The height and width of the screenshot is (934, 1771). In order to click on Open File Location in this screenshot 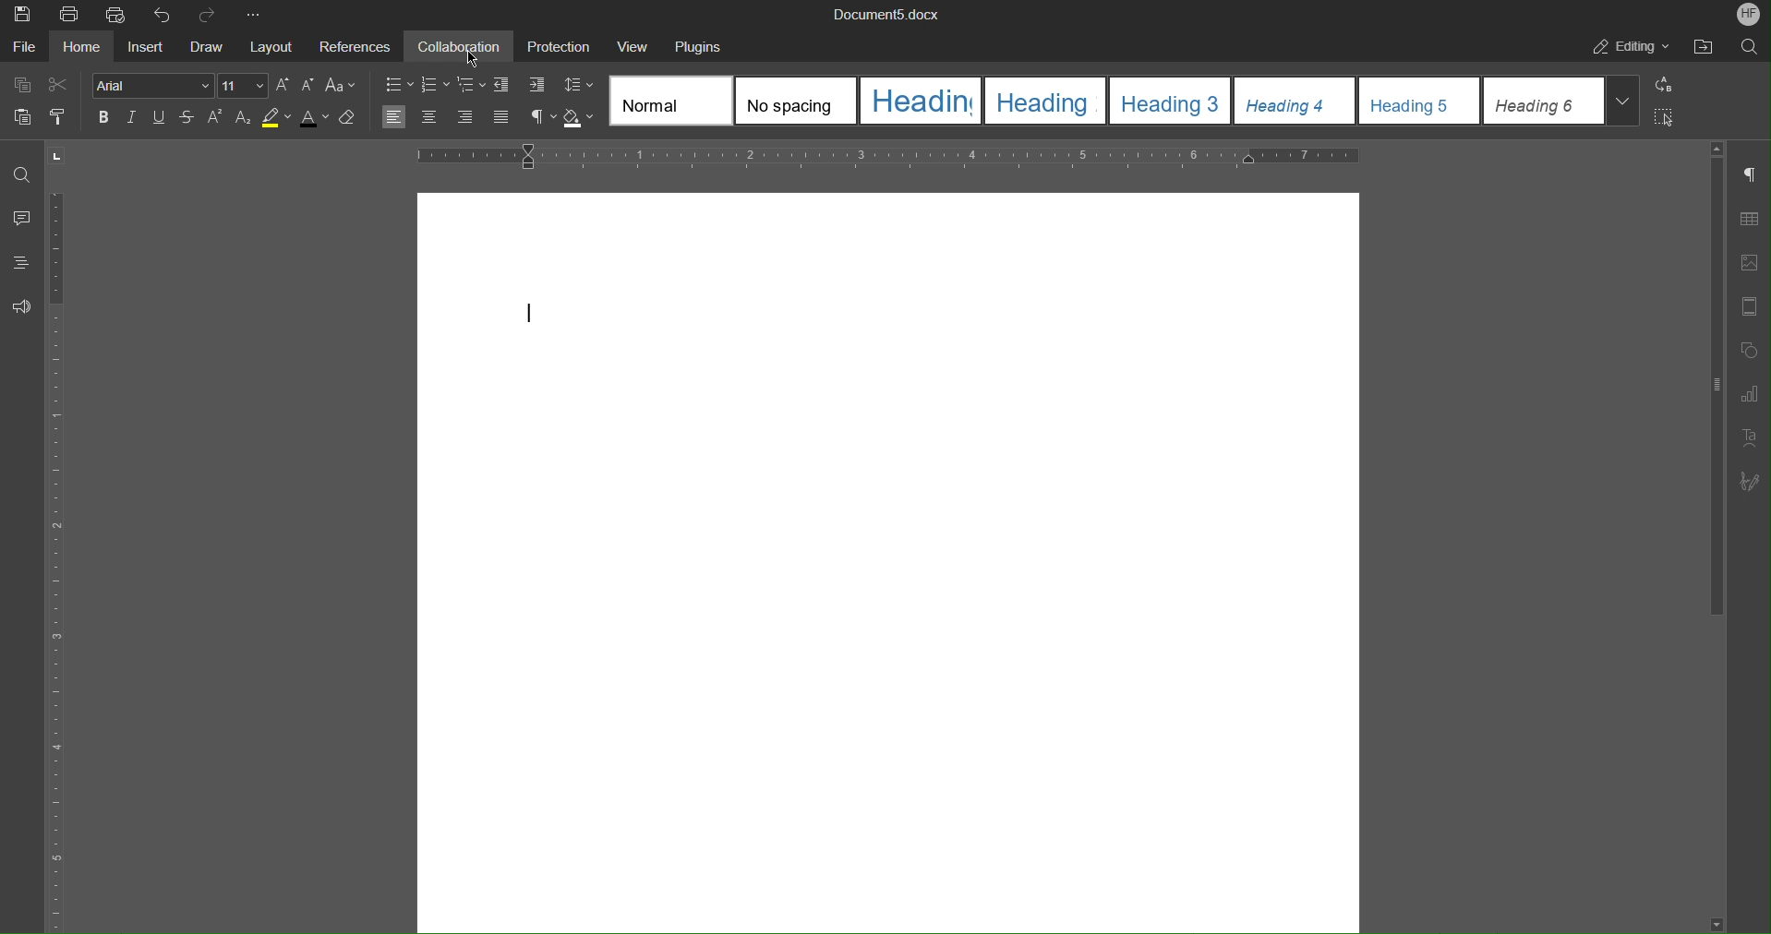, I will do `click(1696, 47)`.